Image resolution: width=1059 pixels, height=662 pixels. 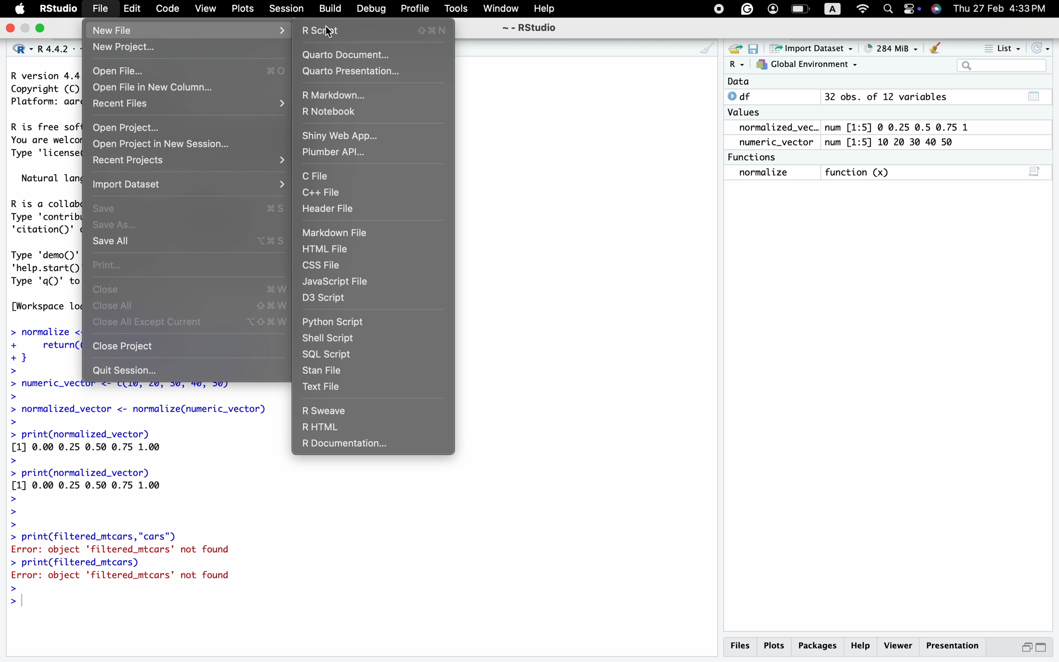 What do you see at coordinates (192, 322) in the screenshot?
I see `Close All Except Current` at bounding box center [192, 322].